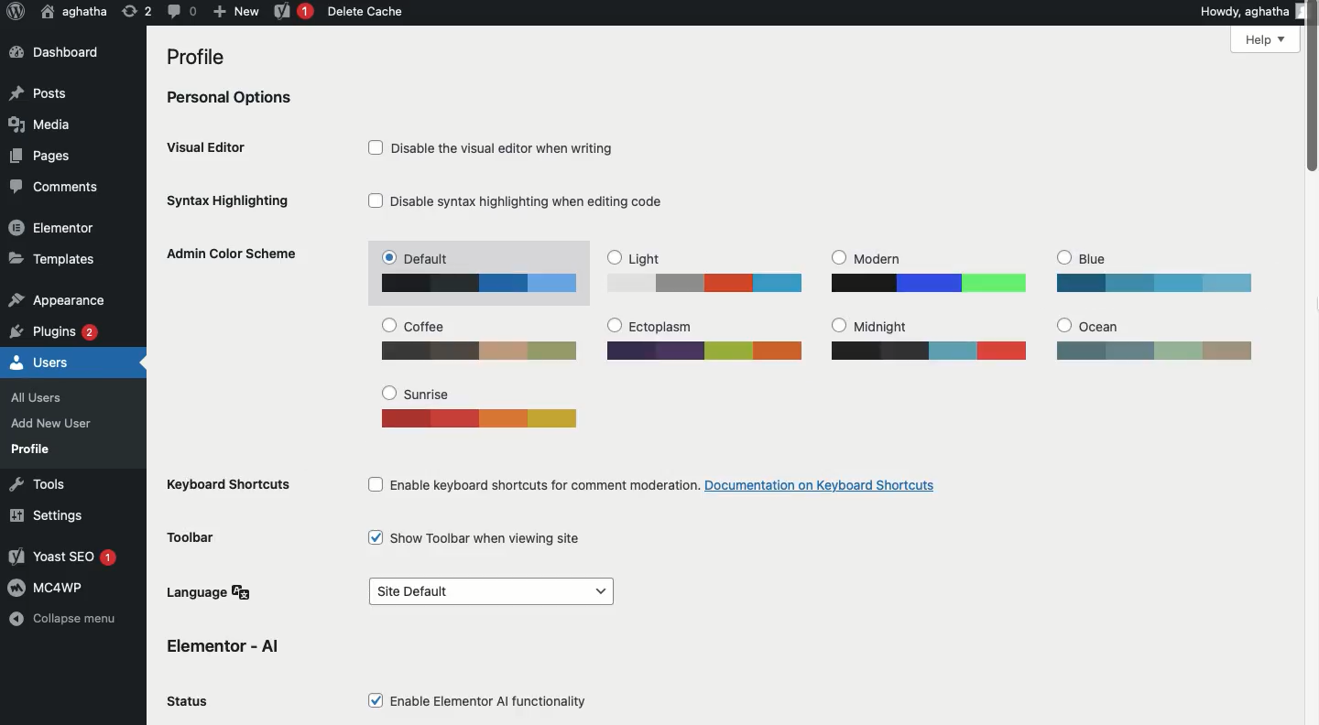 The height and width of the screenshot is (725, 1319). I want to click on Syntax highlighting , so click(236, 205).